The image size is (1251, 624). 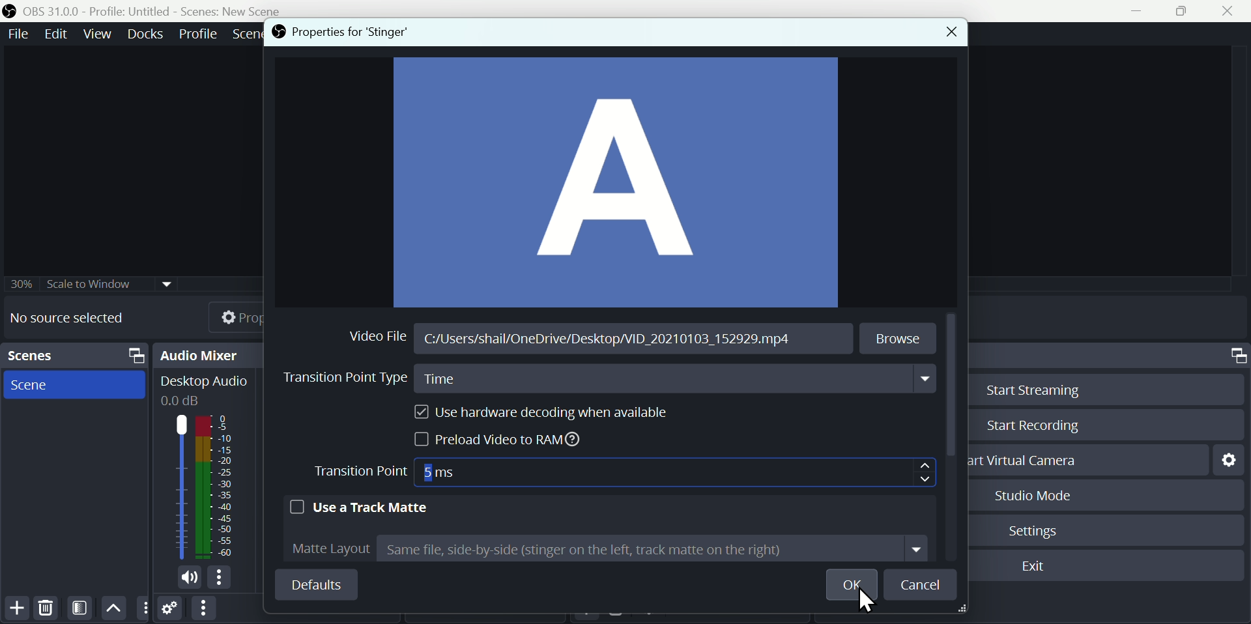 I want to click on Close, so click(x=945, y=33).